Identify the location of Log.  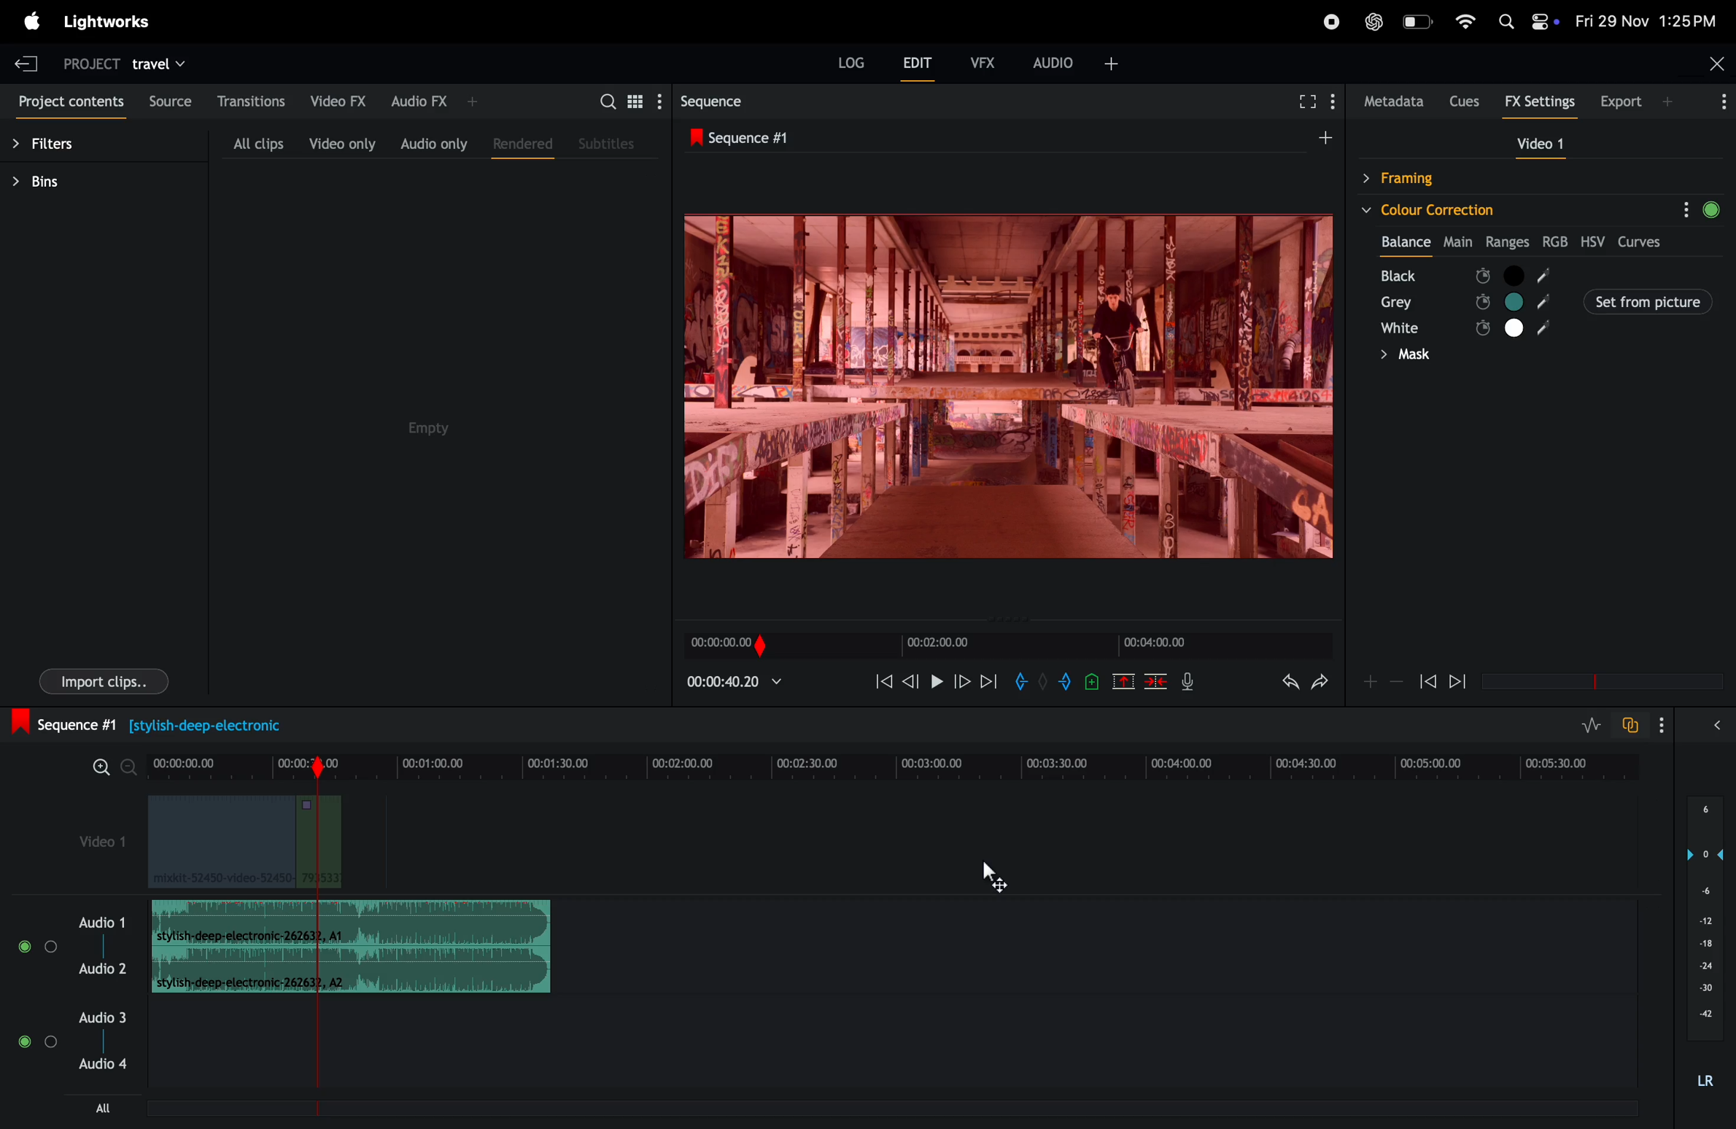
(851, 62).